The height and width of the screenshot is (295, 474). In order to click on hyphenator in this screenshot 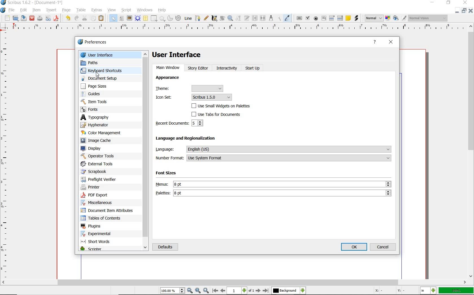, I will do `click(99, 125)`.